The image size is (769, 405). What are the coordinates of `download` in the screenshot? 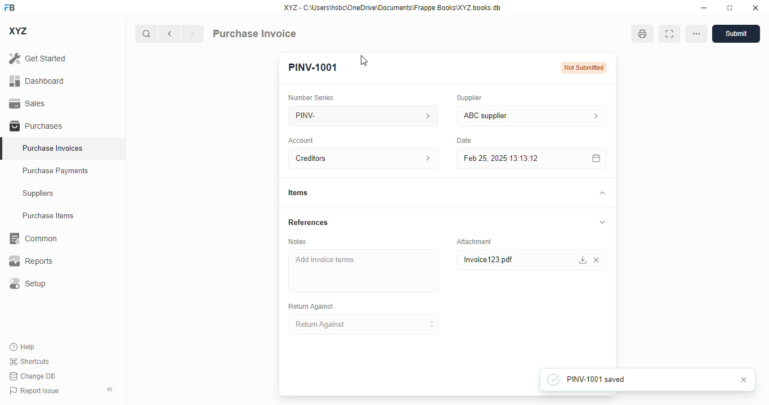 It's located at (582, 260).